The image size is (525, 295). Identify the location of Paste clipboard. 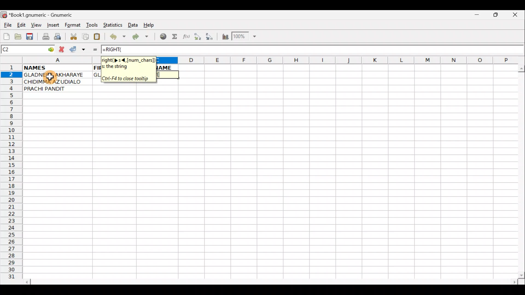
(99, 37).